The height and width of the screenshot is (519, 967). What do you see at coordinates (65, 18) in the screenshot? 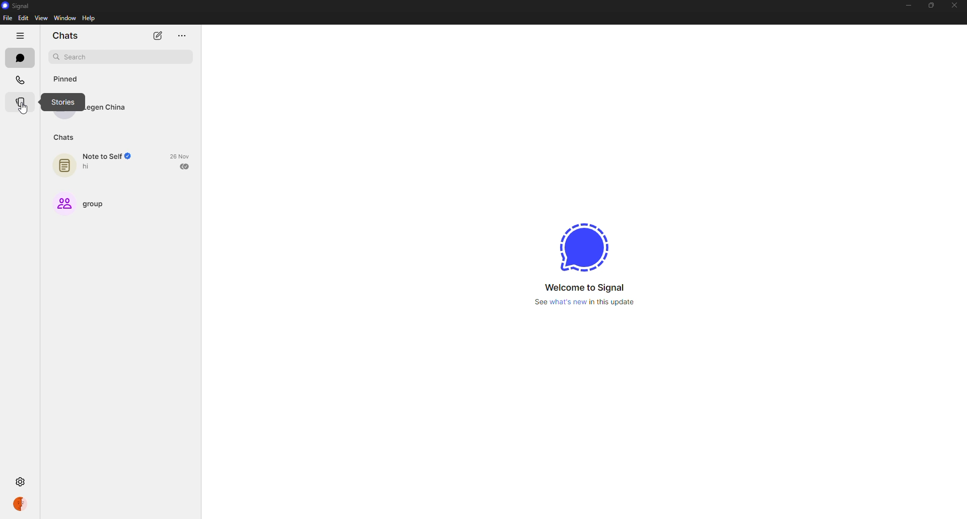
I see `window` at bounding box center [65, 18].